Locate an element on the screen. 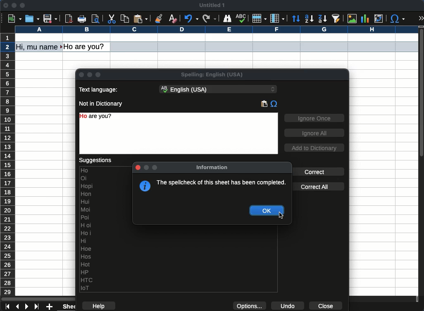 The height and width of the screenshot is (311, 424). descending is located at coordinates (322, 19).